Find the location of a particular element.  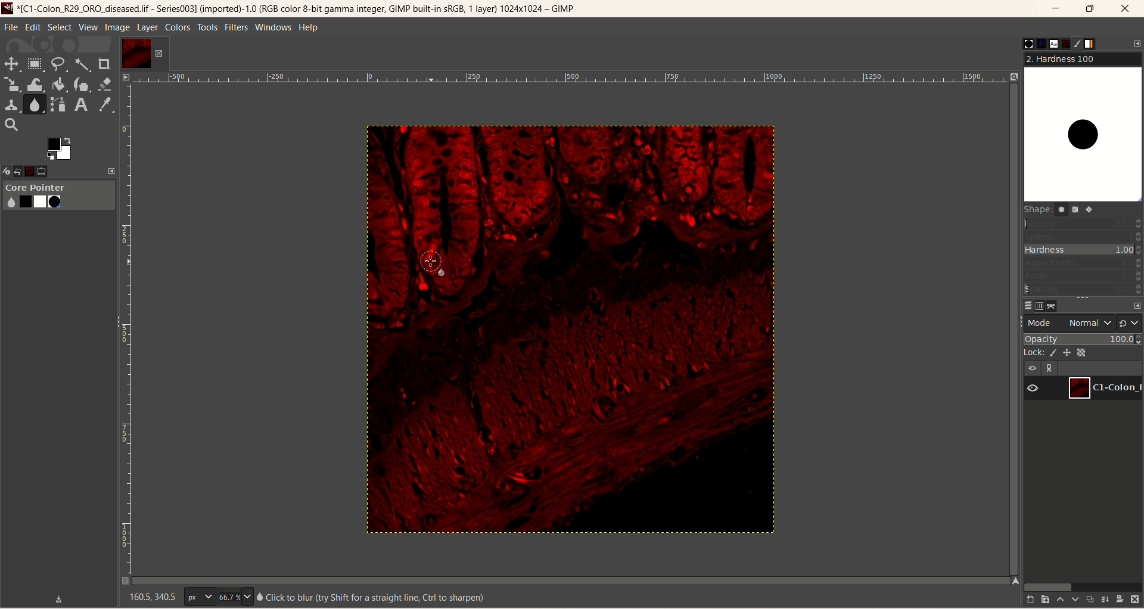

merge this layer is located at coordinates (1104, 599).